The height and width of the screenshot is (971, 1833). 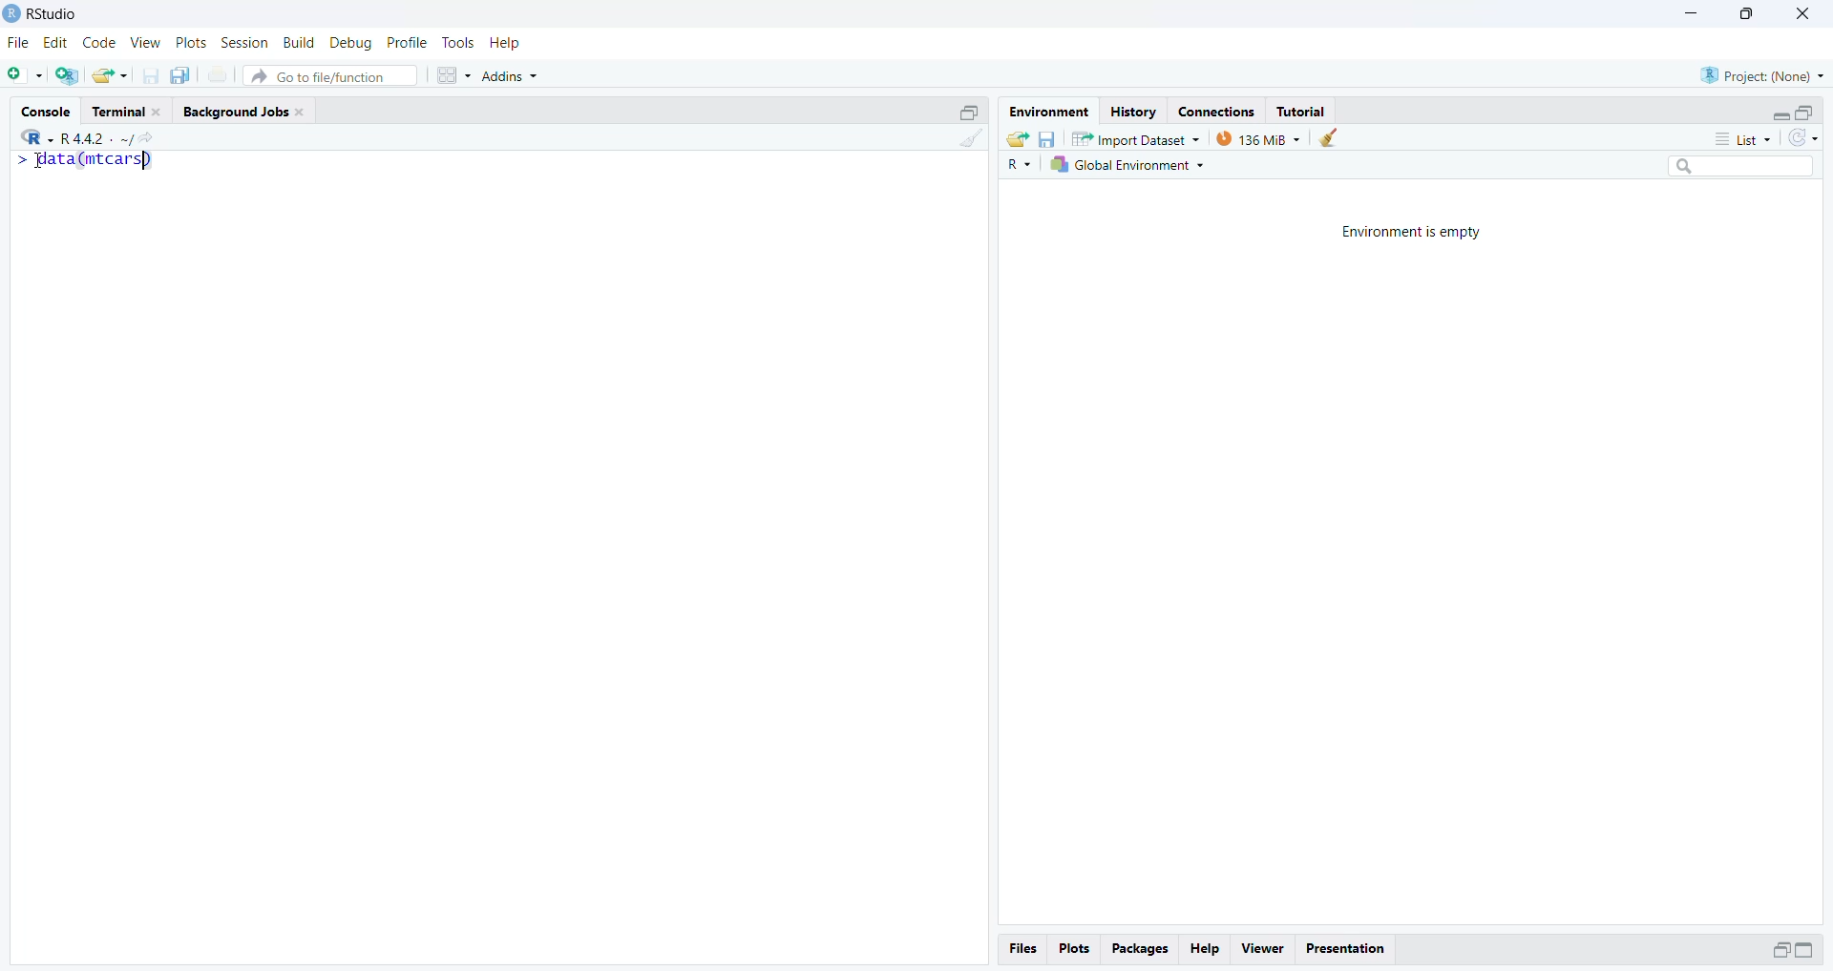 What do you see at coordinates (1258, 138) in the screenshot?
I see `135 MiB` at bounding box center [1258, 138].